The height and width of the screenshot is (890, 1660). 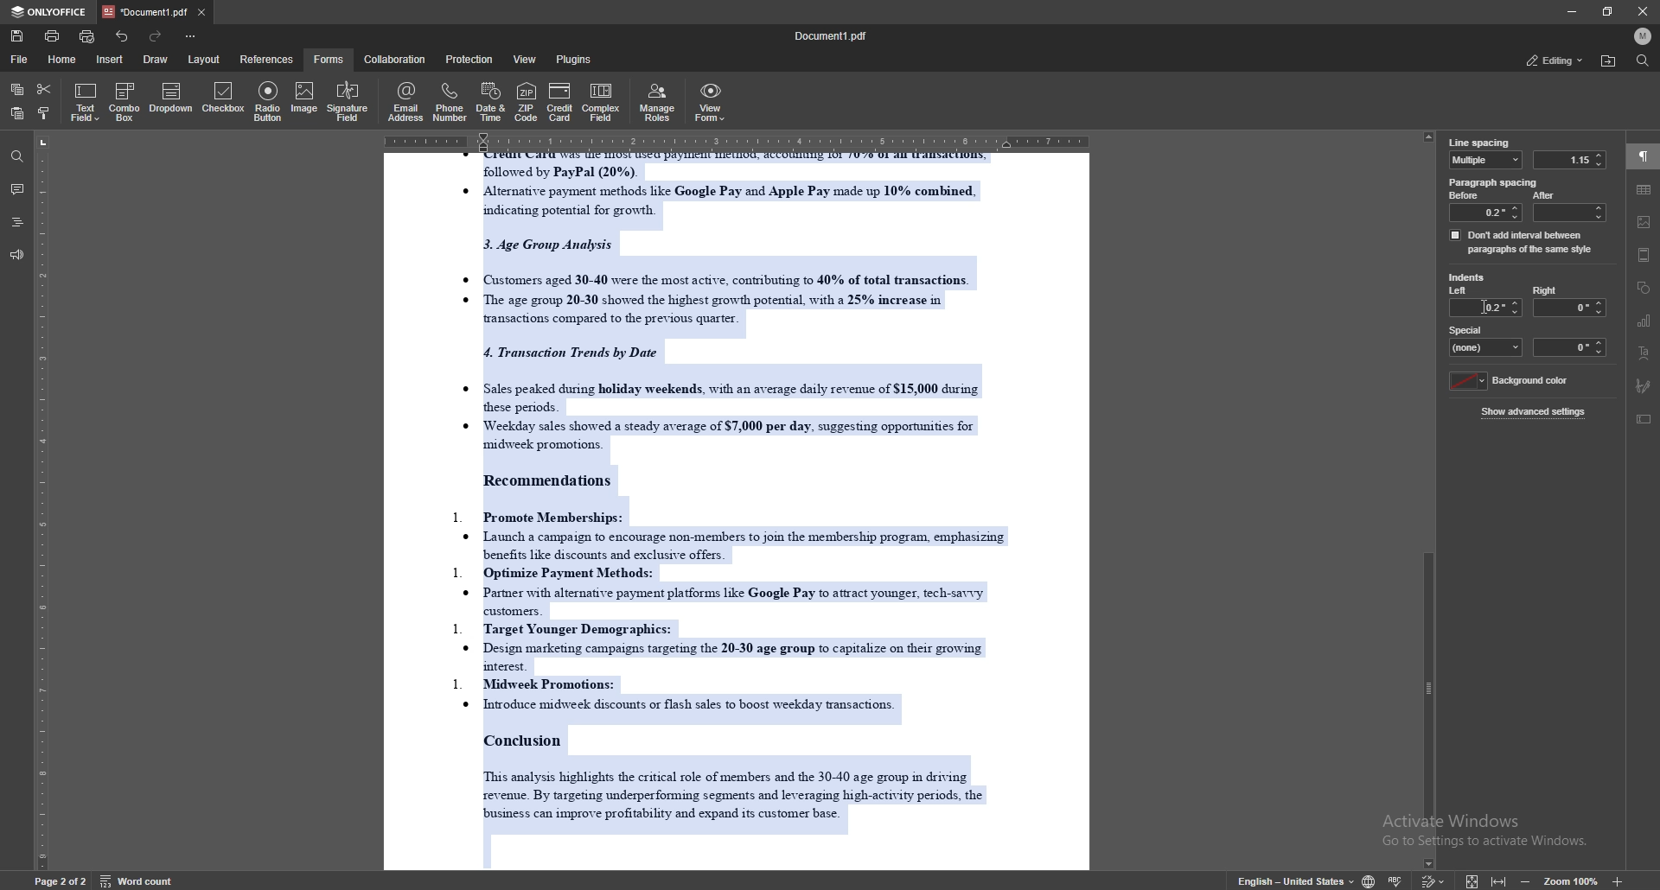 I want to click on home, so click(x=65, y=60).